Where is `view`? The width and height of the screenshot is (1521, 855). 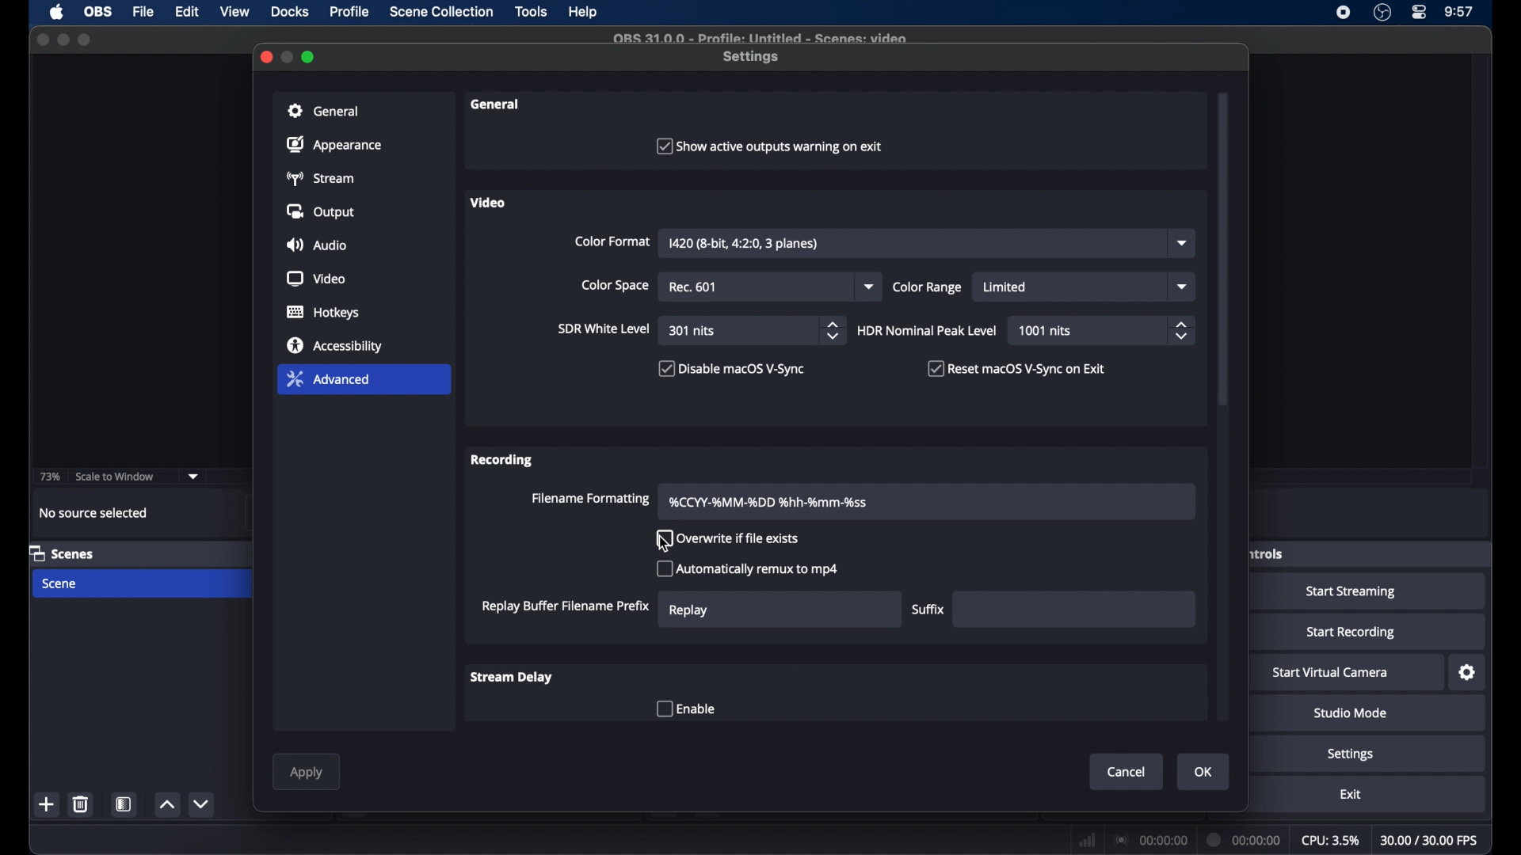 view is located at coordinates (234, 12).